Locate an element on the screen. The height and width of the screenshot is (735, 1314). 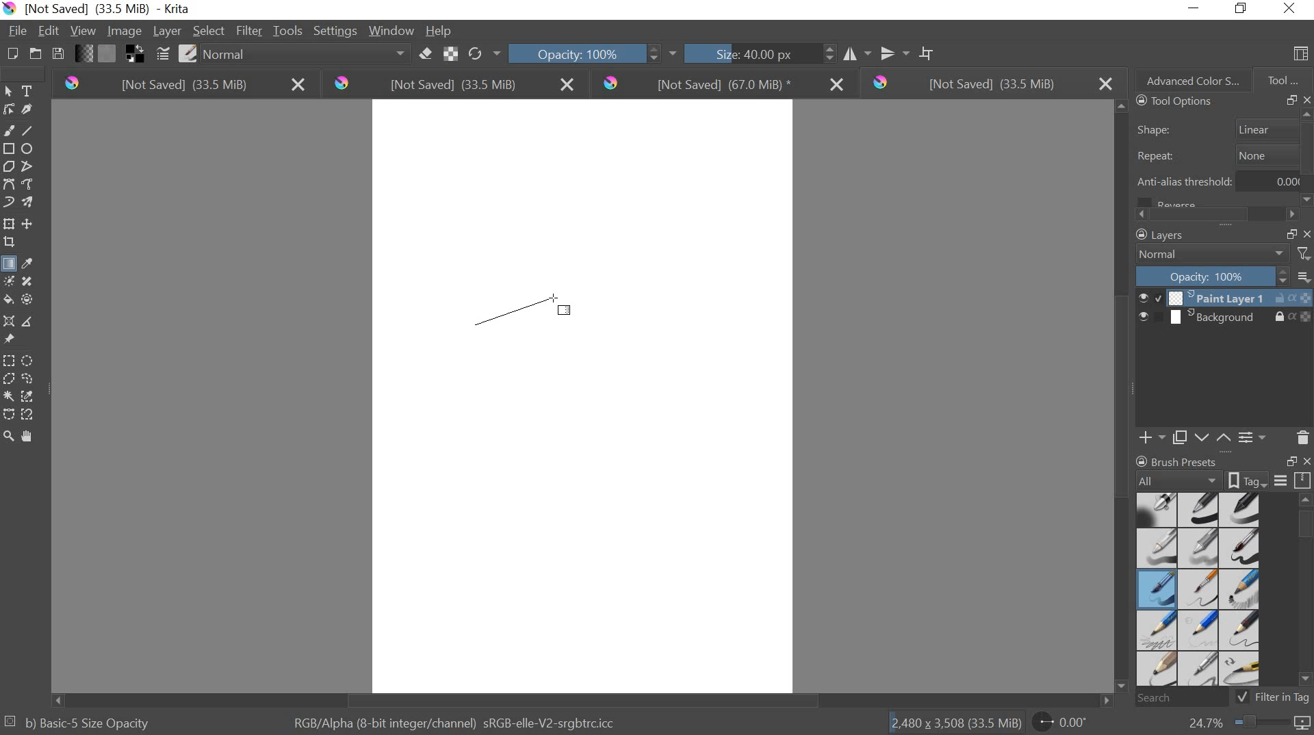
bezier curve is located at coordinates (11, 185).